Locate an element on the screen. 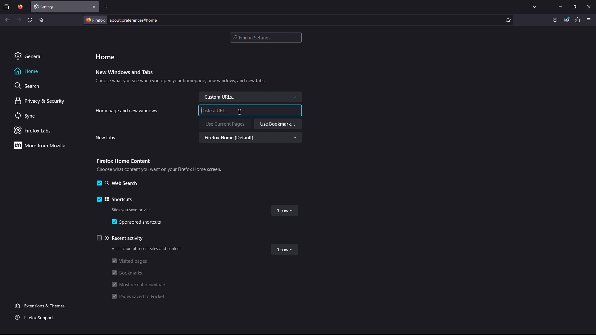  Close is located at coordinates (94, 7).